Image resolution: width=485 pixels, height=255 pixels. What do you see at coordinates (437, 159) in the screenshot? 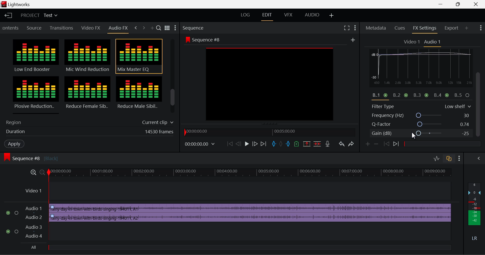
I see `Toggle Audio Levels Editing` at bounding box center [437, 159].